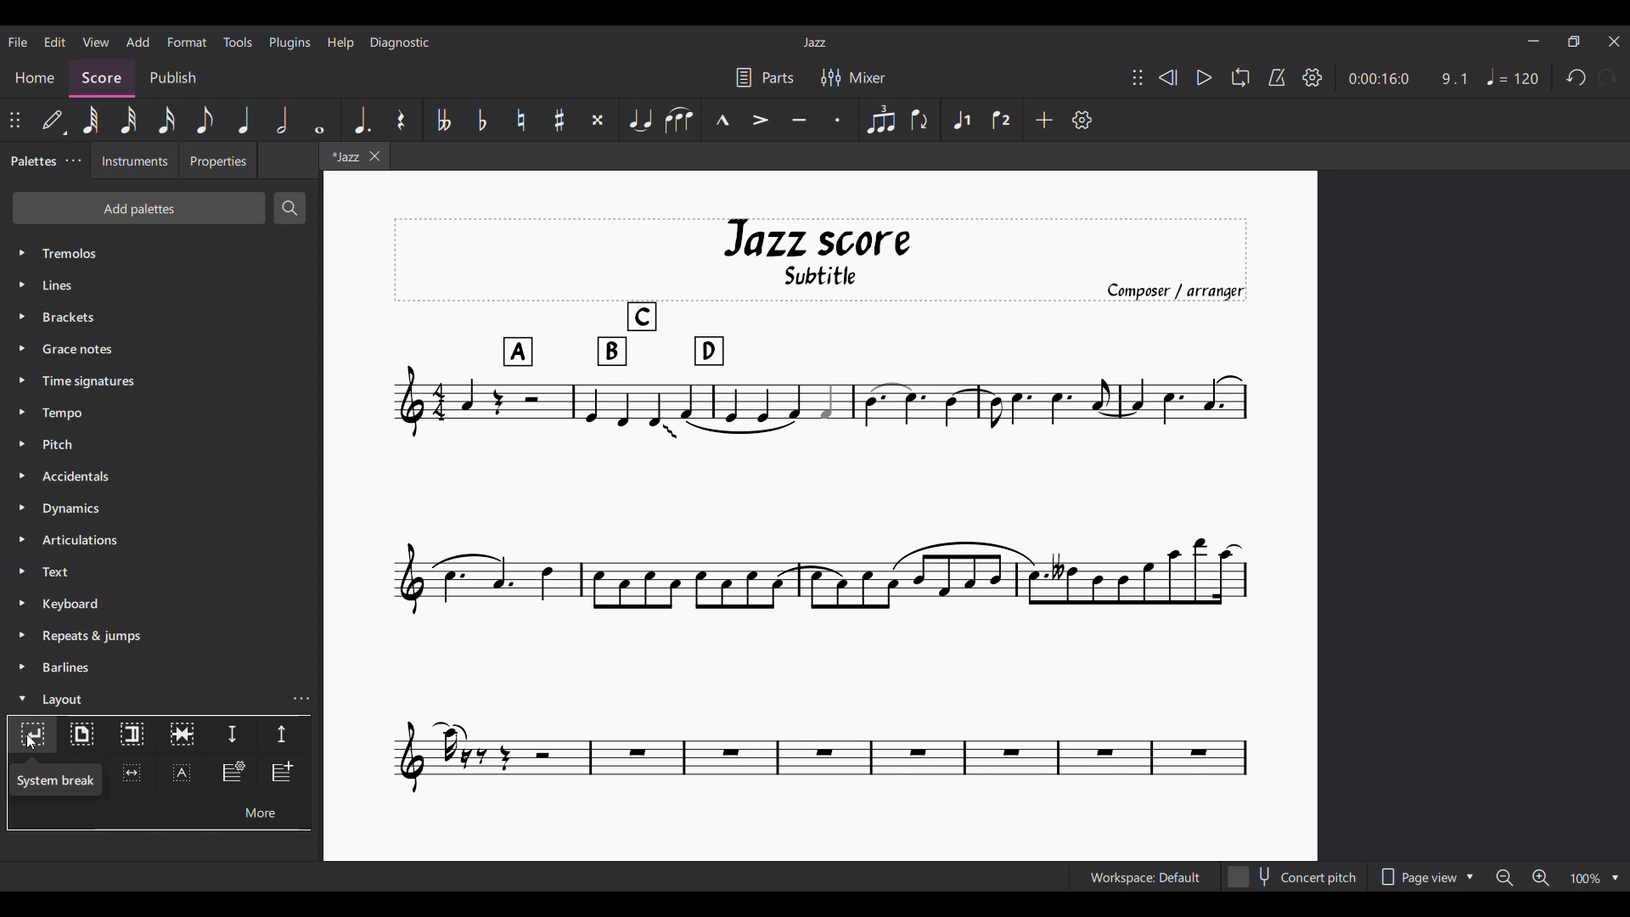 The height and width of the screenshot is (917, 1630). What do you see at coordinates (1513, 76) in the screenshot?
I see `Tempo` at bounding box center [1513, 76].